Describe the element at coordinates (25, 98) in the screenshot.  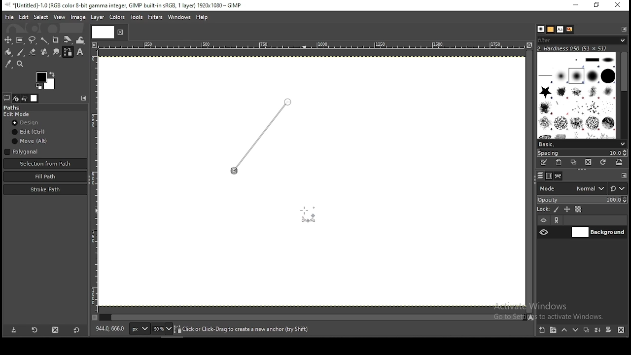
I see `undo history` at that location.